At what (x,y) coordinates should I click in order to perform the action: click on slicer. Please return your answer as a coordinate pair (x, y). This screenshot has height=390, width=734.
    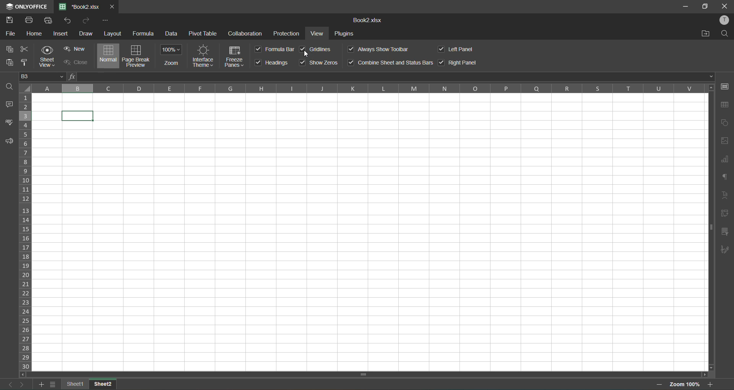
    Looking at the image, I should click on (724, 232).